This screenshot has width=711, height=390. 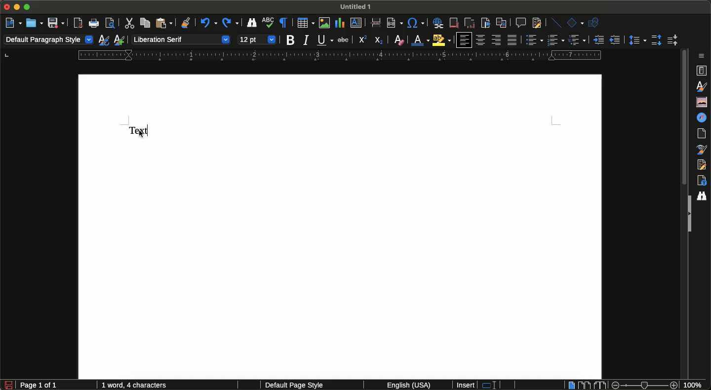 I want to click on Scroll, so click(x=683, y=120).